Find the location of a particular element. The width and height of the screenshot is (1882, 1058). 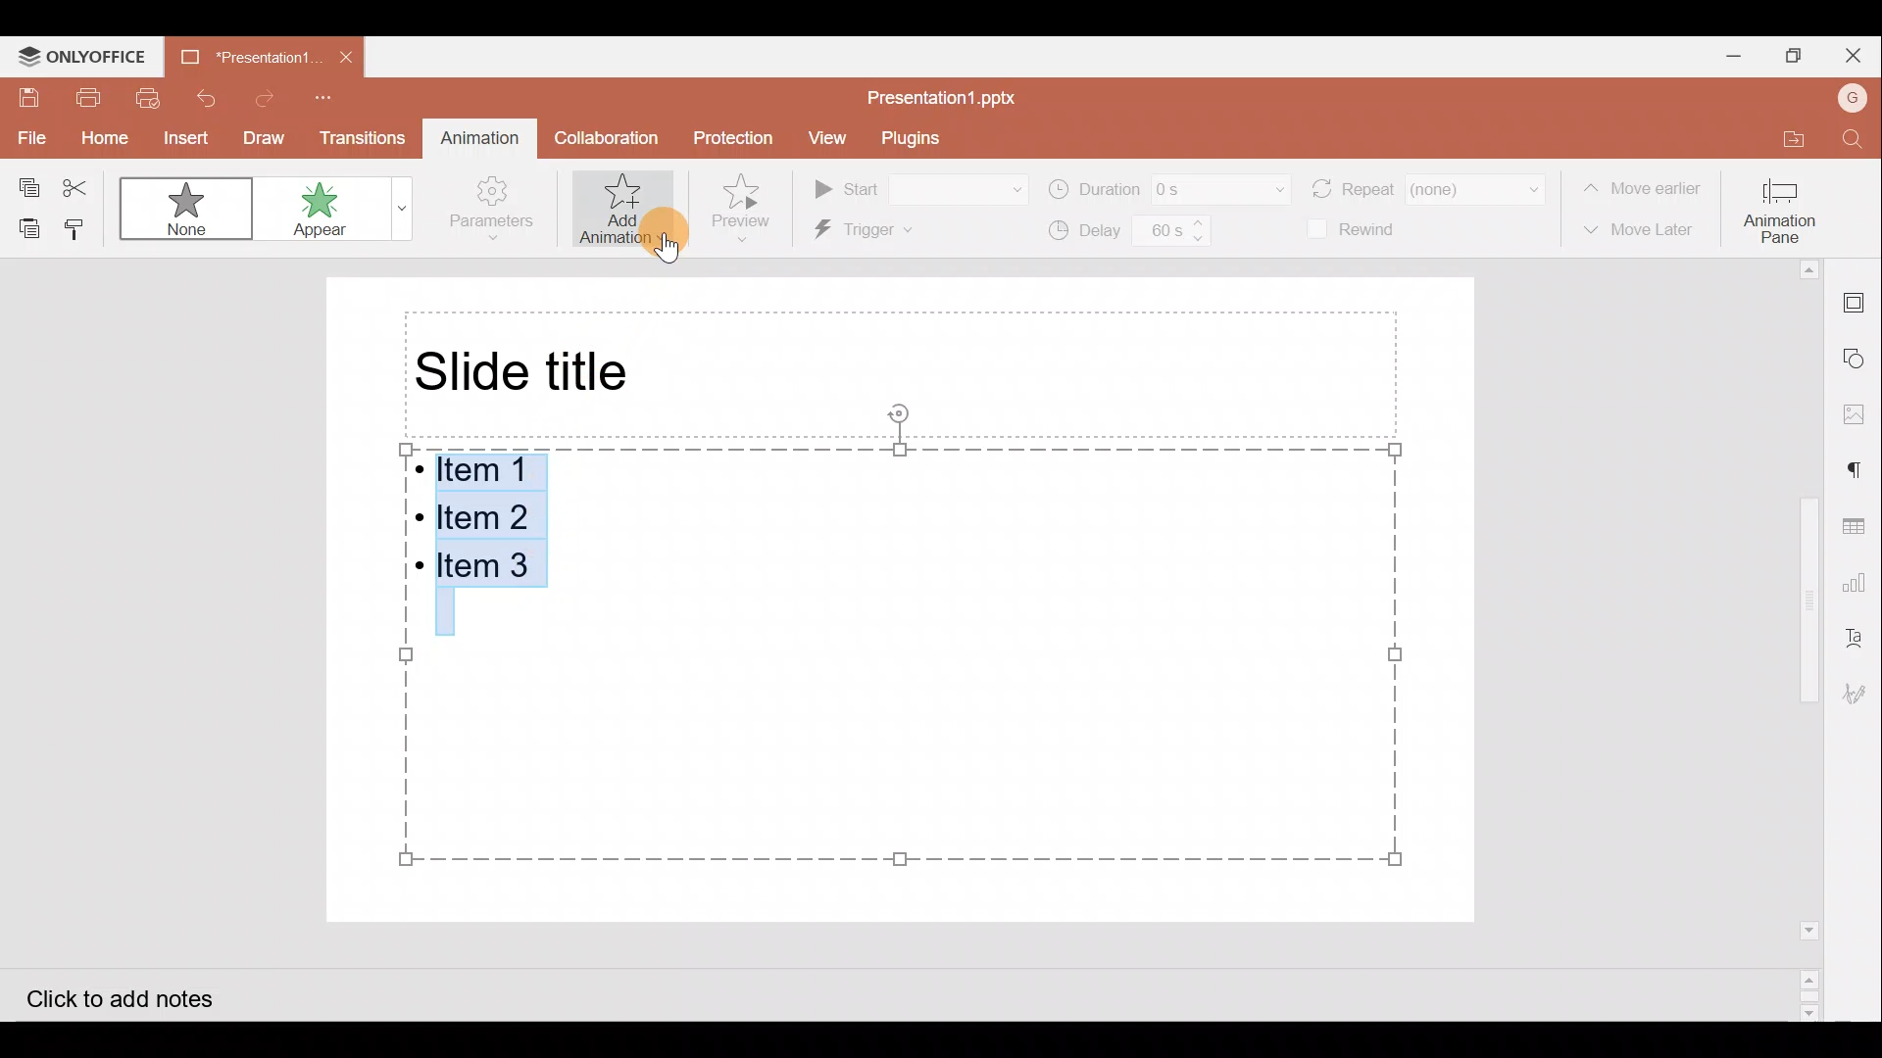

Close document is located at coordinates (341, 55).